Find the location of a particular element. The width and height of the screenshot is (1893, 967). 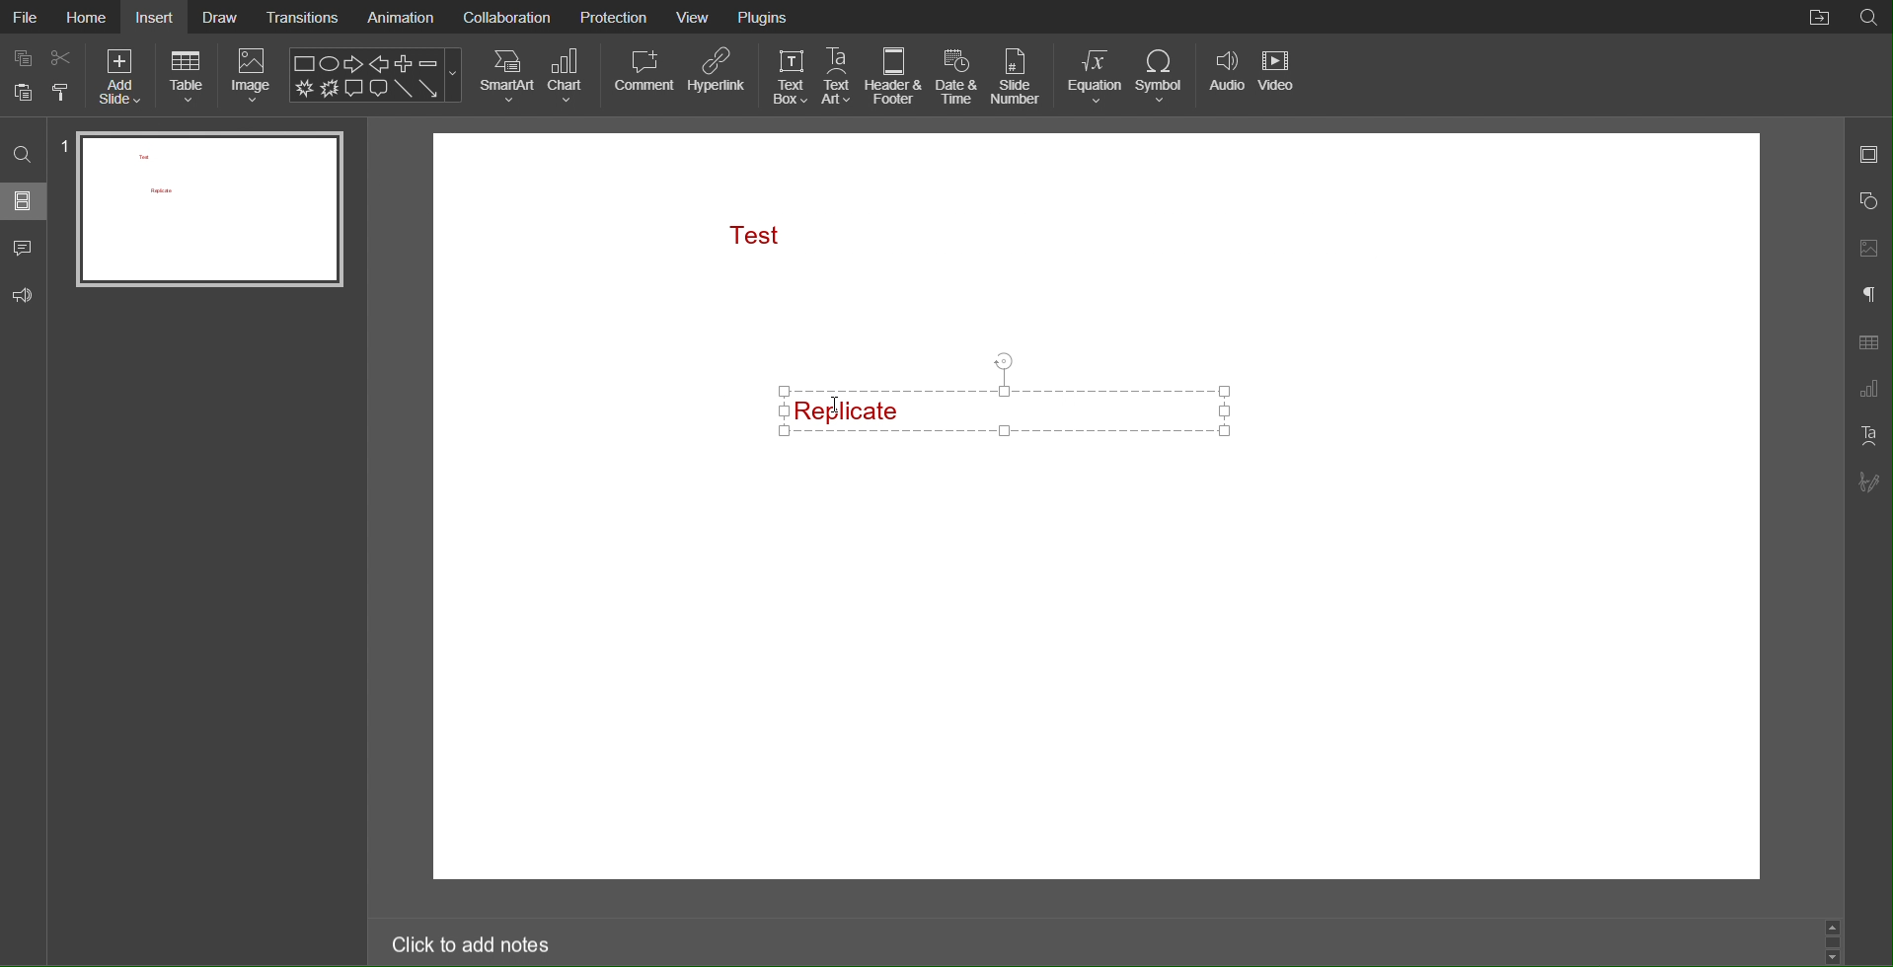

Text Art is located at coordinates (838, 77).